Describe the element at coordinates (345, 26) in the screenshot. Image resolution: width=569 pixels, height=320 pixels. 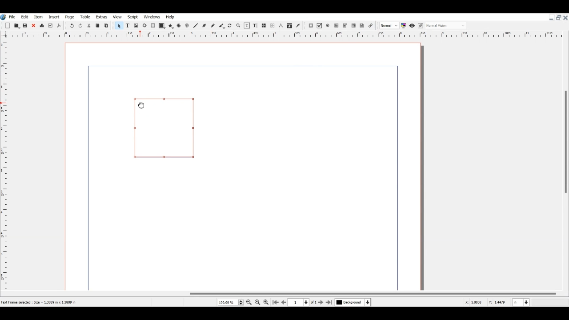
I see `PDF Combo Box` at that location.